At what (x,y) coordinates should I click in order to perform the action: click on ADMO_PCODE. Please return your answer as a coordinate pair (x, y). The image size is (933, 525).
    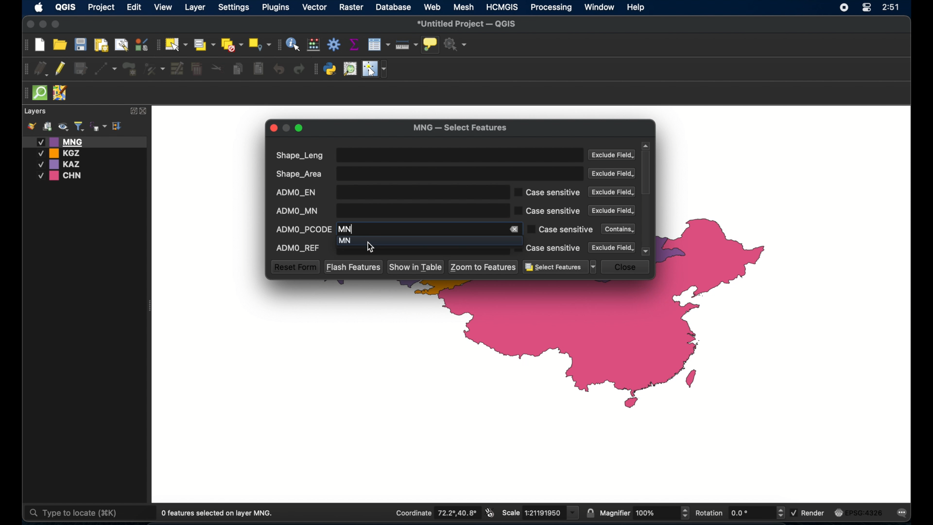
    Looking at the image, I should click on (303, 228).